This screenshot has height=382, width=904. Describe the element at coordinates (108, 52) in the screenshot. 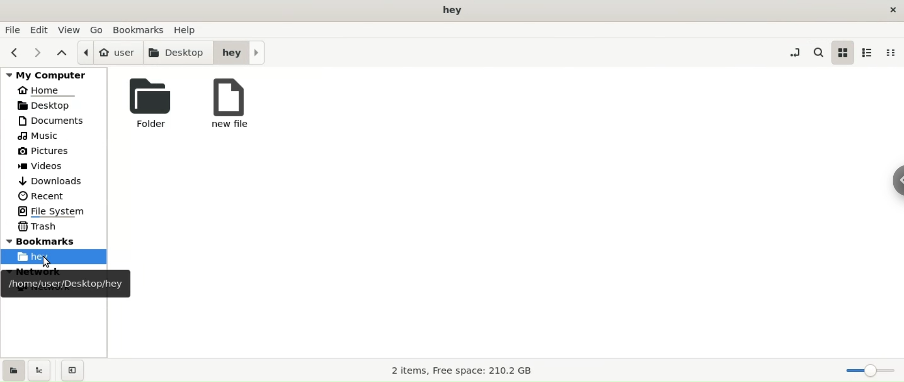

I see `user` at that location.